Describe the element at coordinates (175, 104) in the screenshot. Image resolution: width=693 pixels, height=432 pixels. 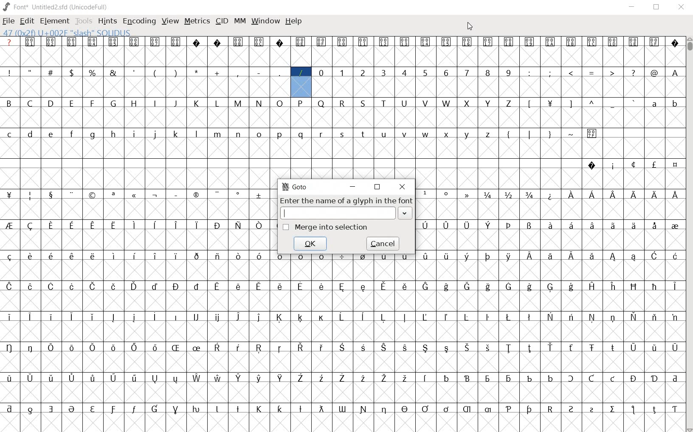
I see `glyph` at that location.